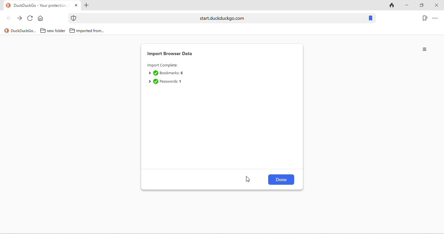  I want to click on icon, so click(7, 31).